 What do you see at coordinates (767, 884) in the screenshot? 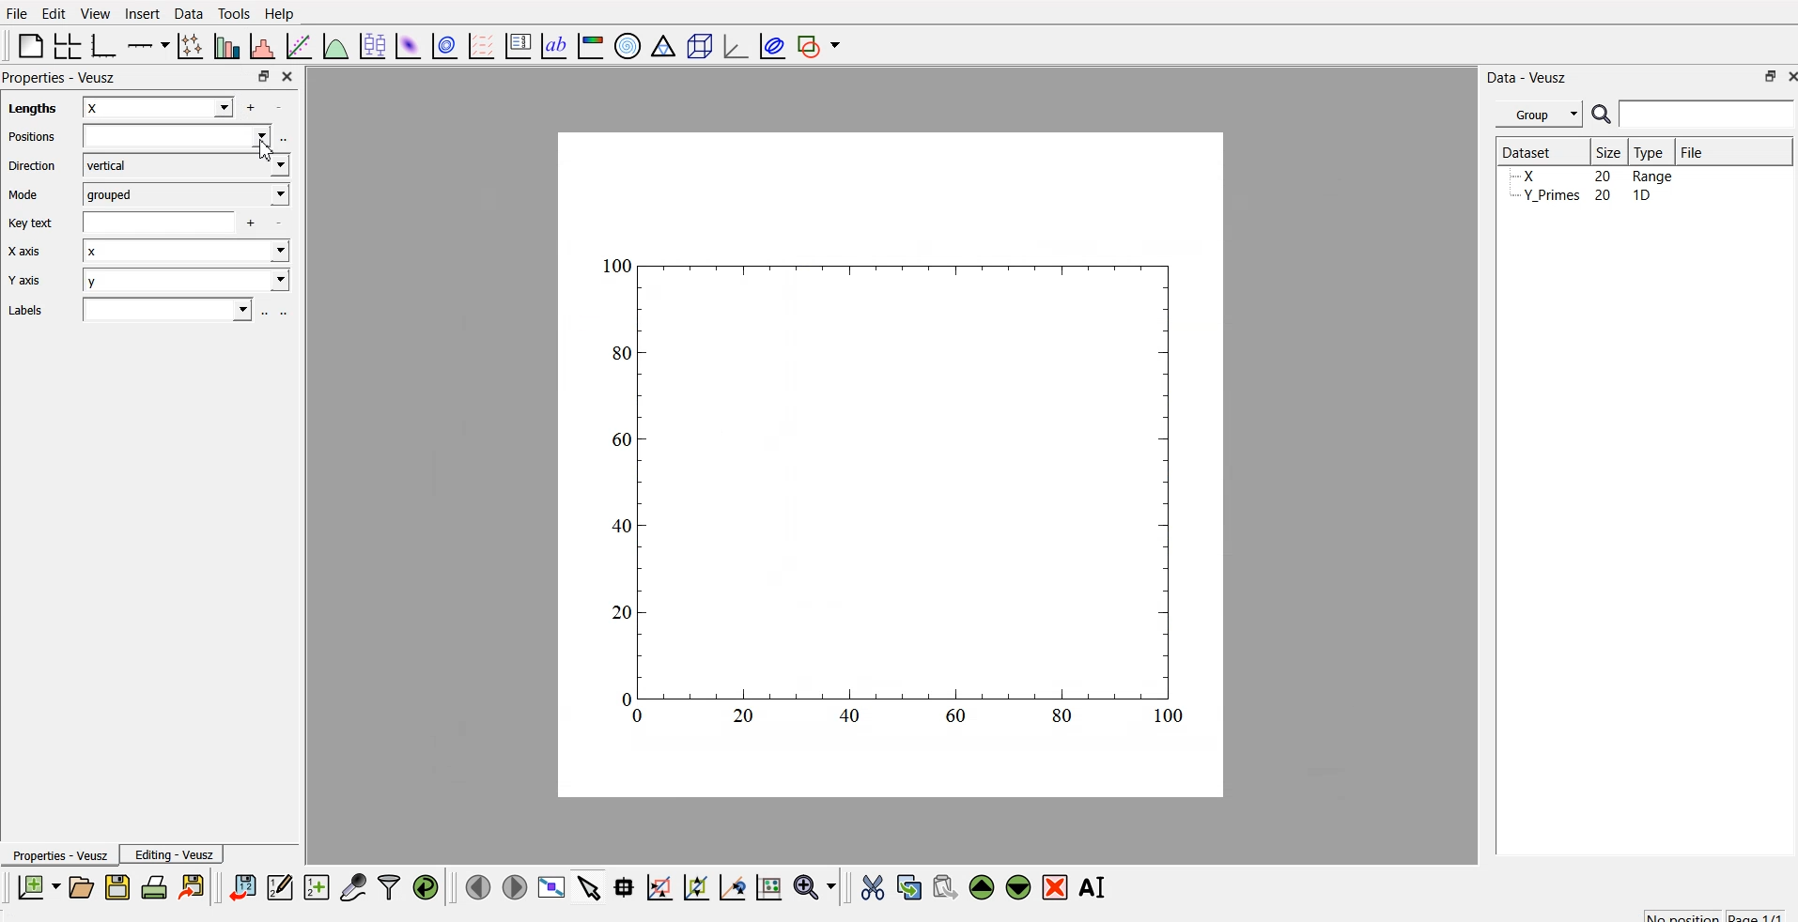
I see `reset graph axes` at bounding box center [767, 884].